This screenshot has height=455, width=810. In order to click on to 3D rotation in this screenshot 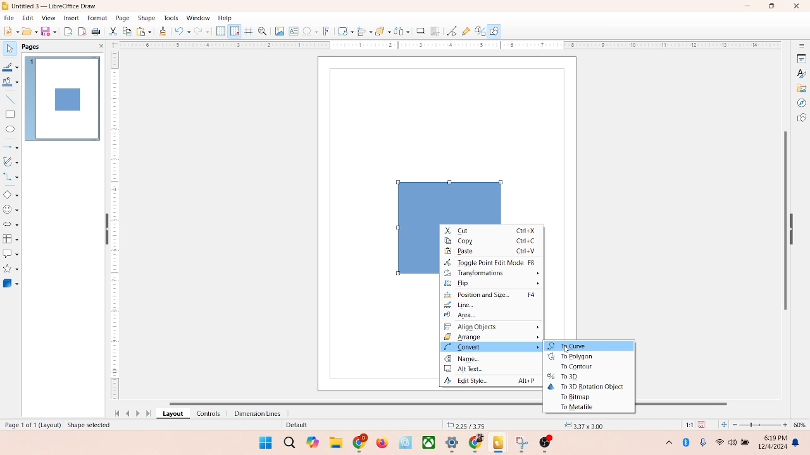, I will do `click(587, 385)`.